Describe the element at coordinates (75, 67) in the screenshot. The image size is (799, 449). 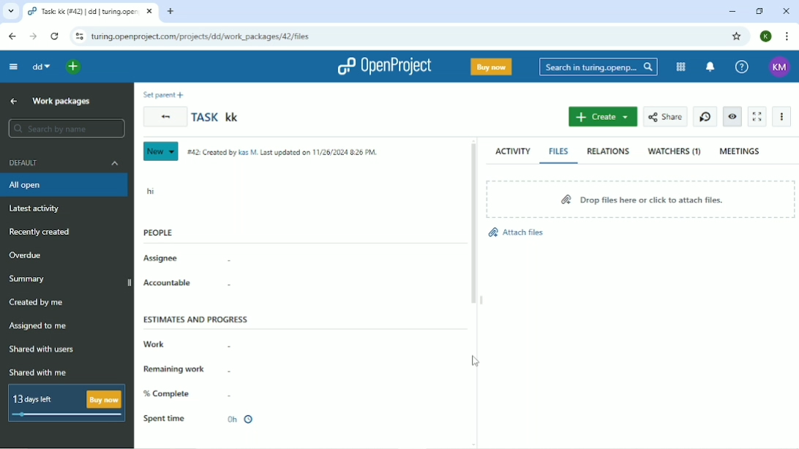
I see `Open quick add menu` at that location.